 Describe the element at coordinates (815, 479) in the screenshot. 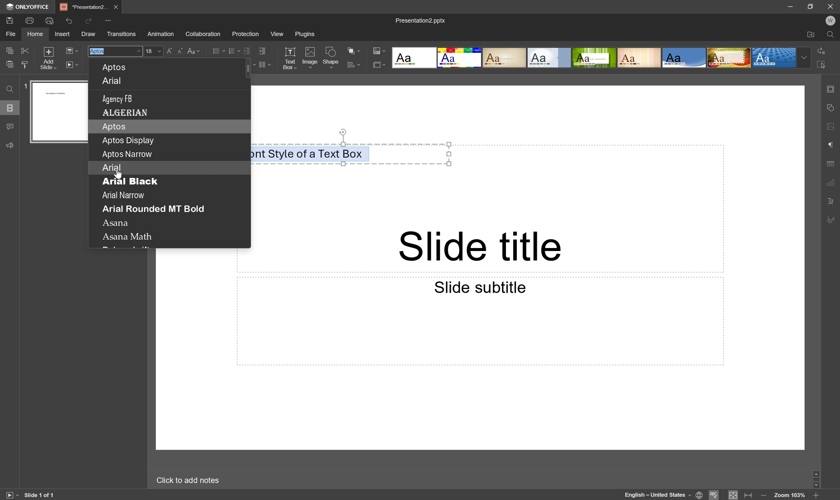

I see `Scroll Bar` at that location.